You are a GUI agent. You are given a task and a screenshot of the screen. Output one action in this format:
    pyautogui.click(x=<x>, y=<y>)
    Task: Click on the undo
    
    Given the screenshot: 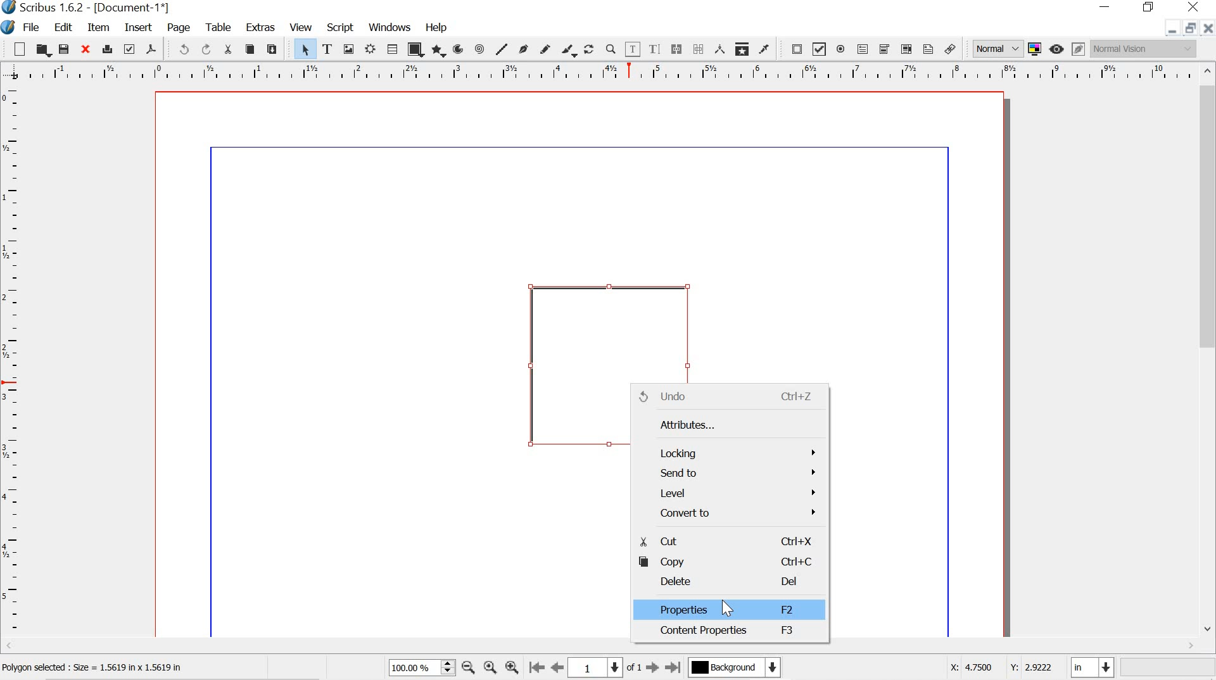 What is the action you would take?
    pyautogui.click(x=182, y=51)
    